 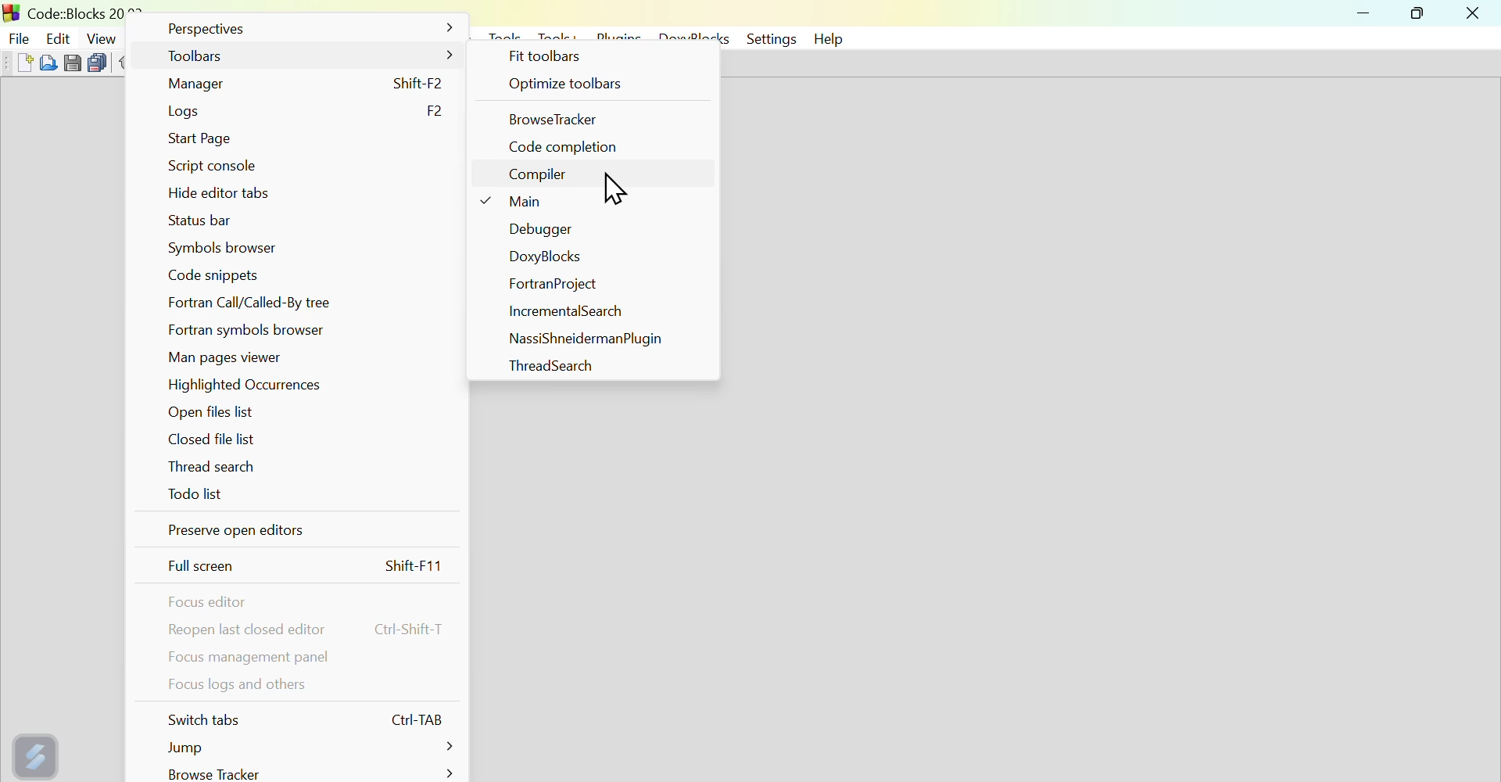 I want to click on Closed files list, so click(x=209, y=439).